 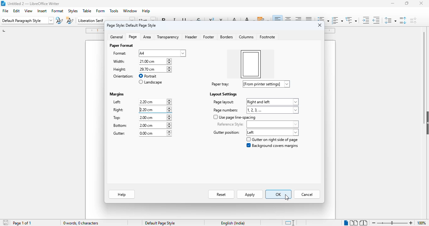 I want to click on table, so click(x=87, y=11).